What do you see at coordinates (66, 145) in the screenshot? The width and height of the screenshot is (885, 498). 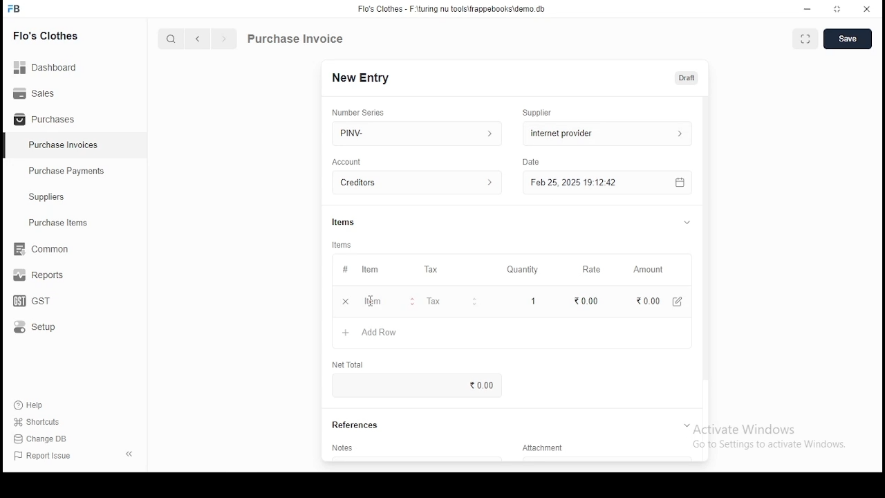 I see `Purchase Invoices` at bounding box center [66, 145].